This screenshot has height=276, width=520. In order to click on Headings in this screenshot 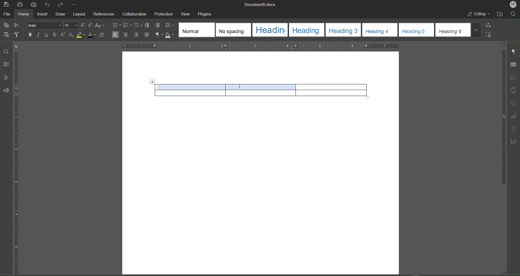, I will do `click(6, 77)`.